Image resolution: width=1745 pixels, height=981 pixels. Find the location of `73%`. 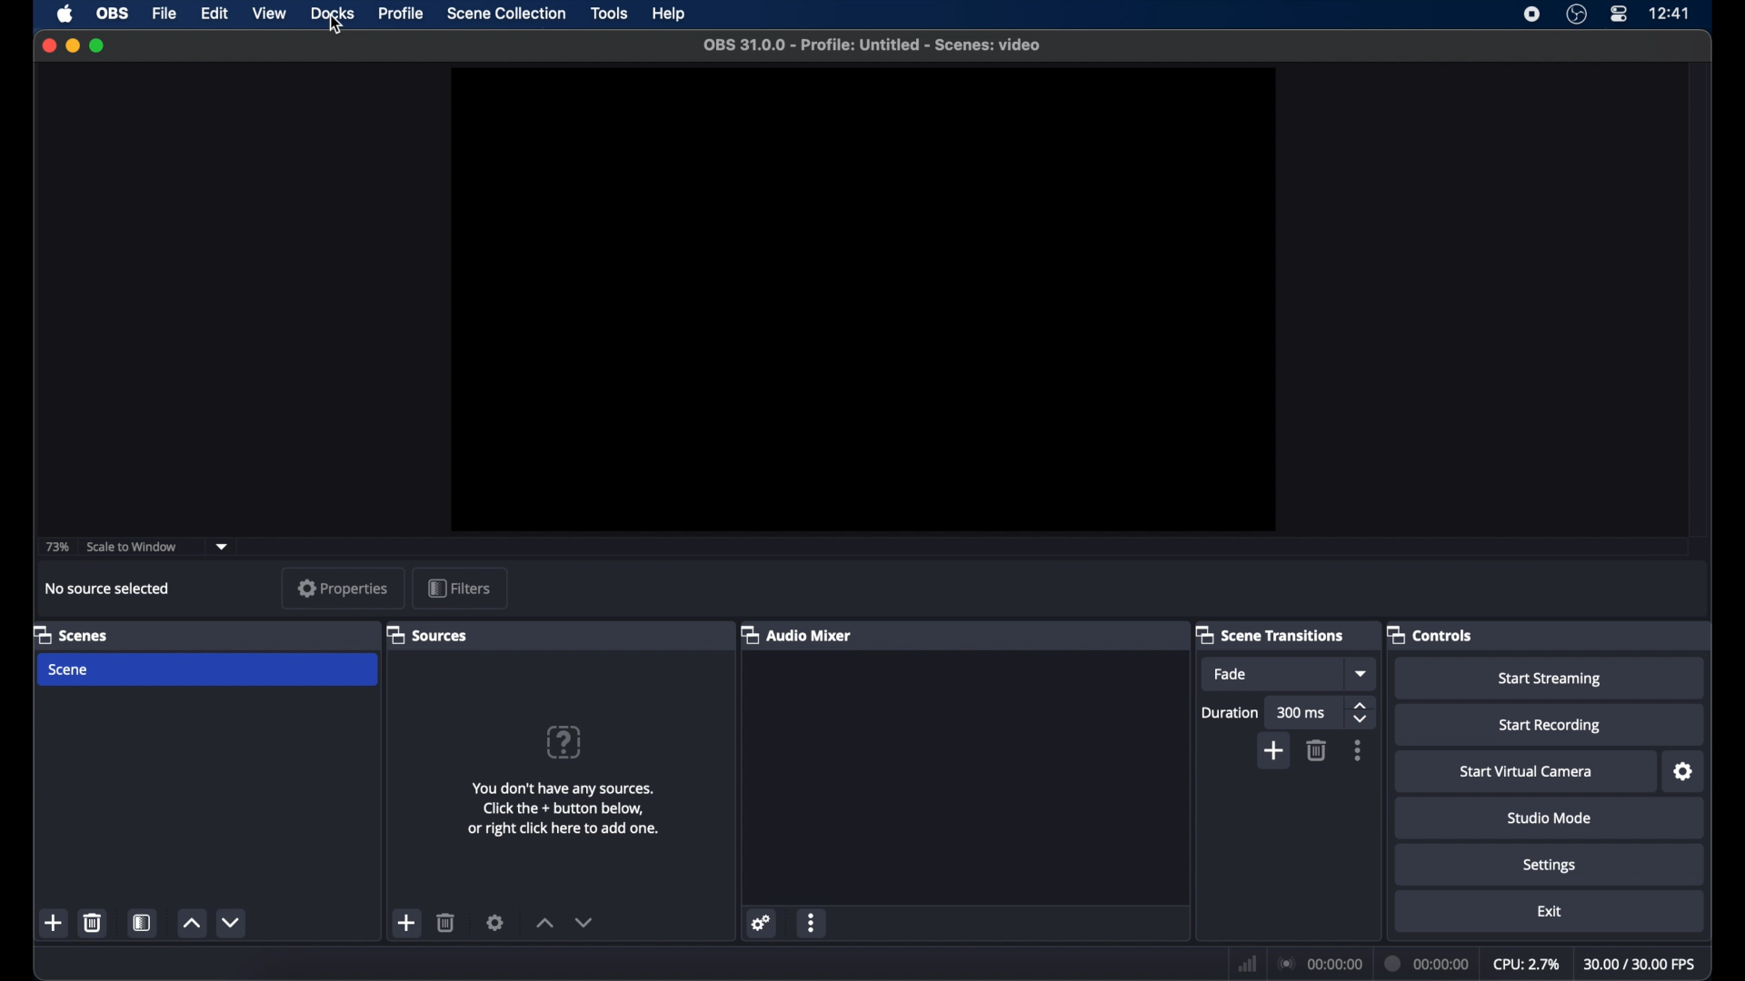

73% is located at coordinates (56, 548).